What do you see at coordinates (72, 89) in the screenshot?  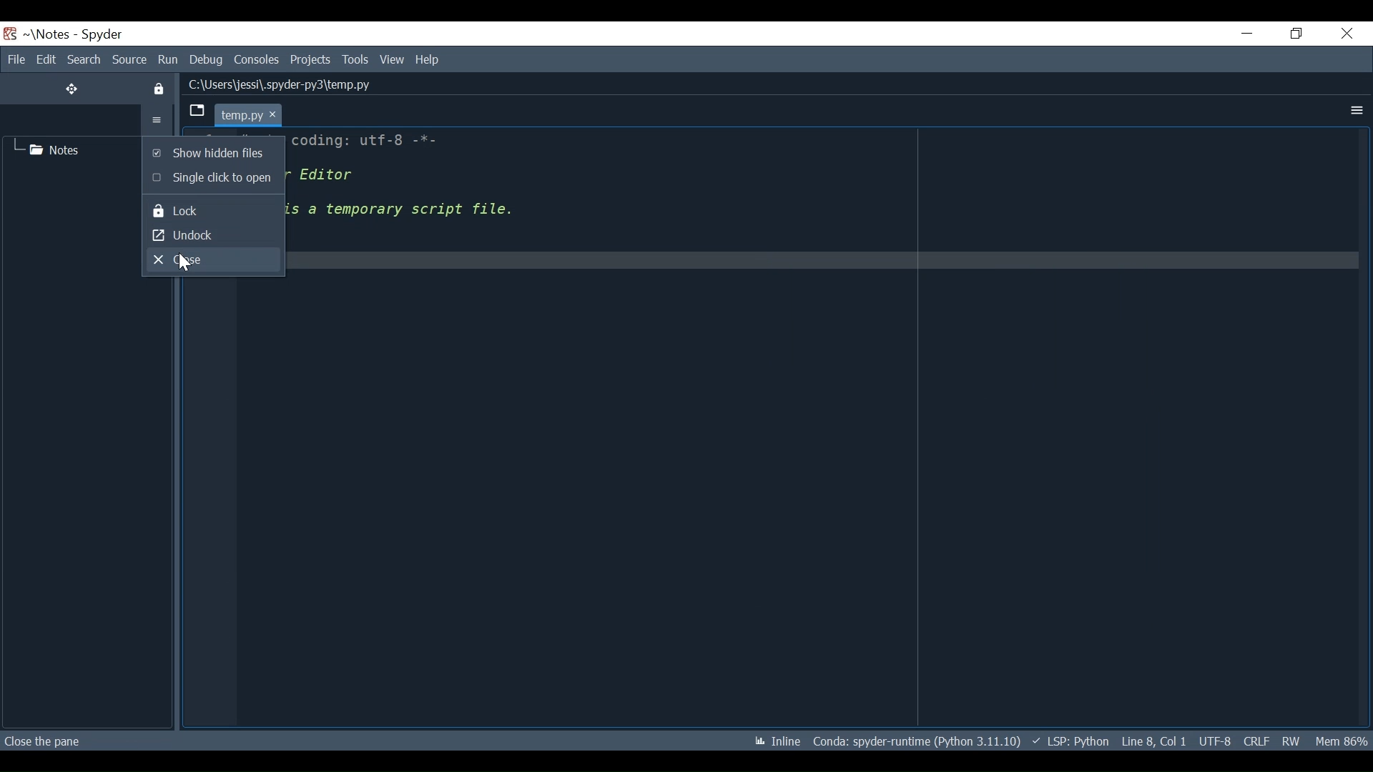 I see `Move` at bounding box center [72, 89].